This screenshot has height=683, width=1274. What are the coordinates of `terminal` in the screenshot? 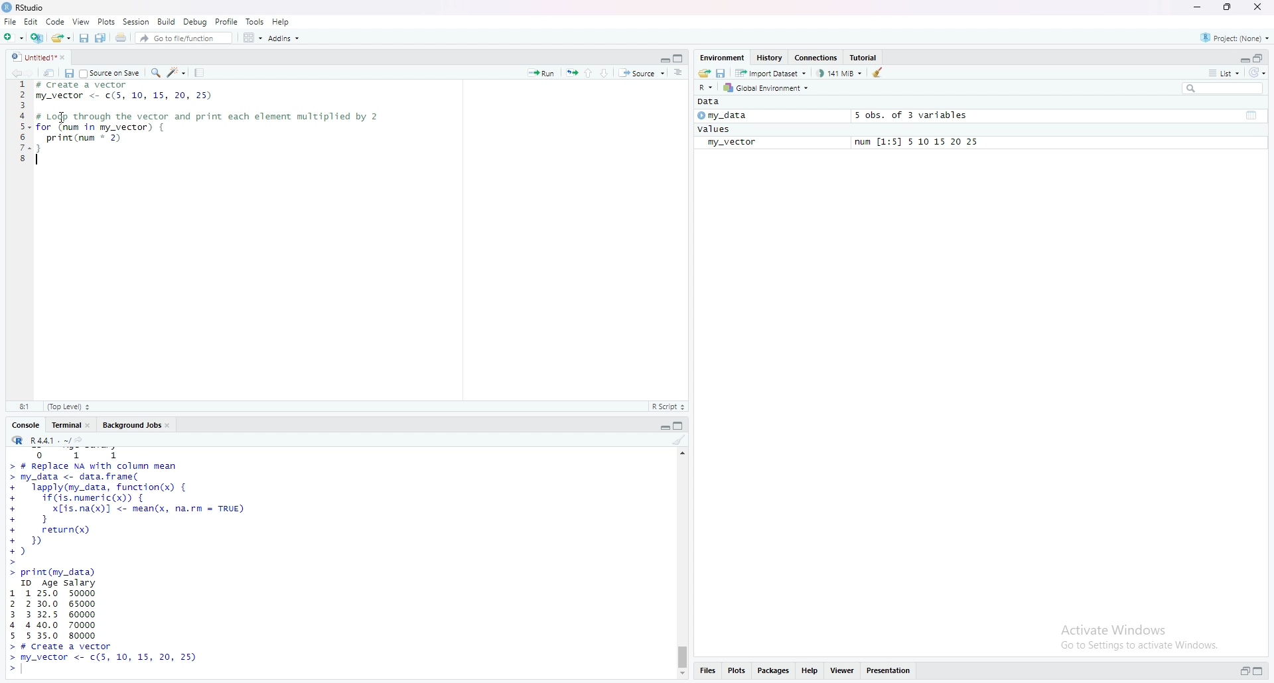 It's located at (69, 425).